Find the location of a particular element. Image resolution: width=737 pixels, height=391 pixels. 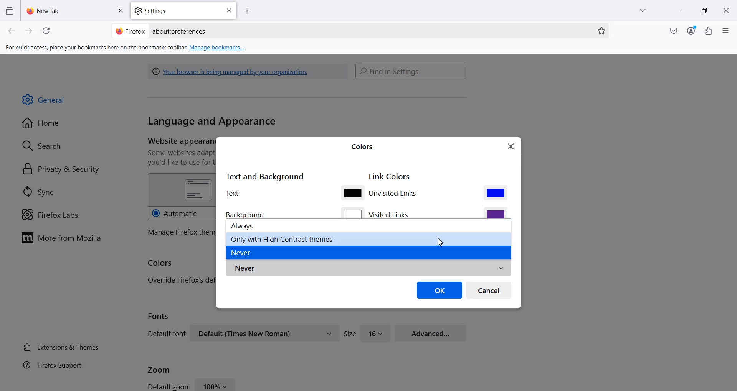

Default (Times New Roman) is located at coordinates (264, 333).